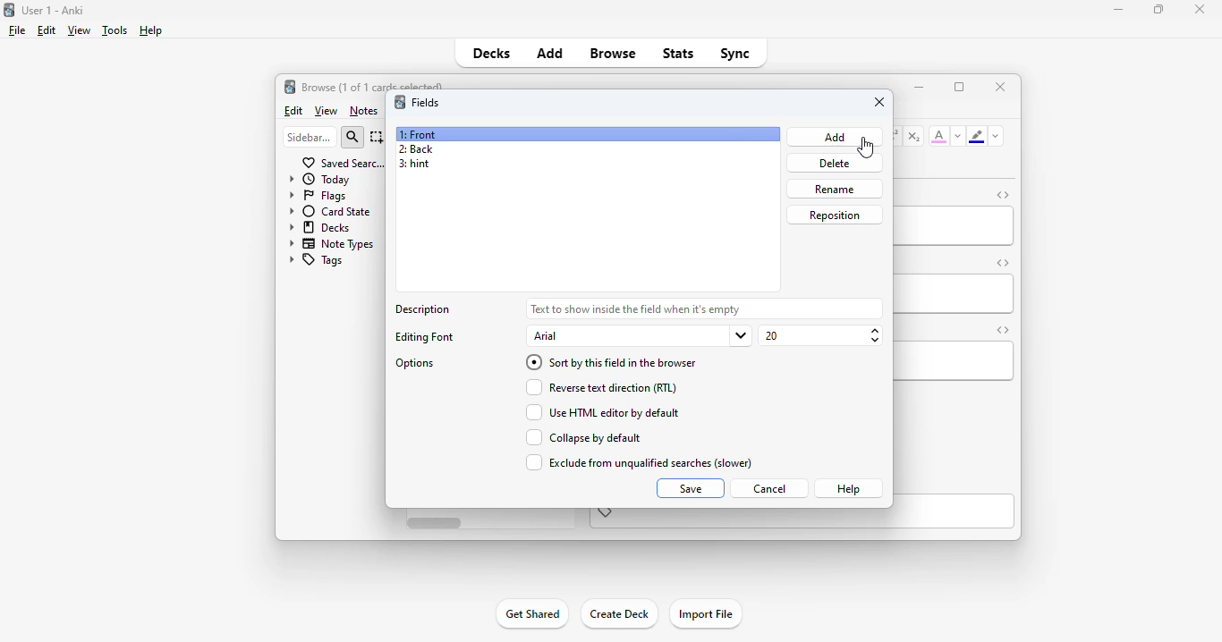 This screenshot has width=1222, height=642. Describe the element at coordinates (913, 136) in the screenshot. I see `subscript` at that location.